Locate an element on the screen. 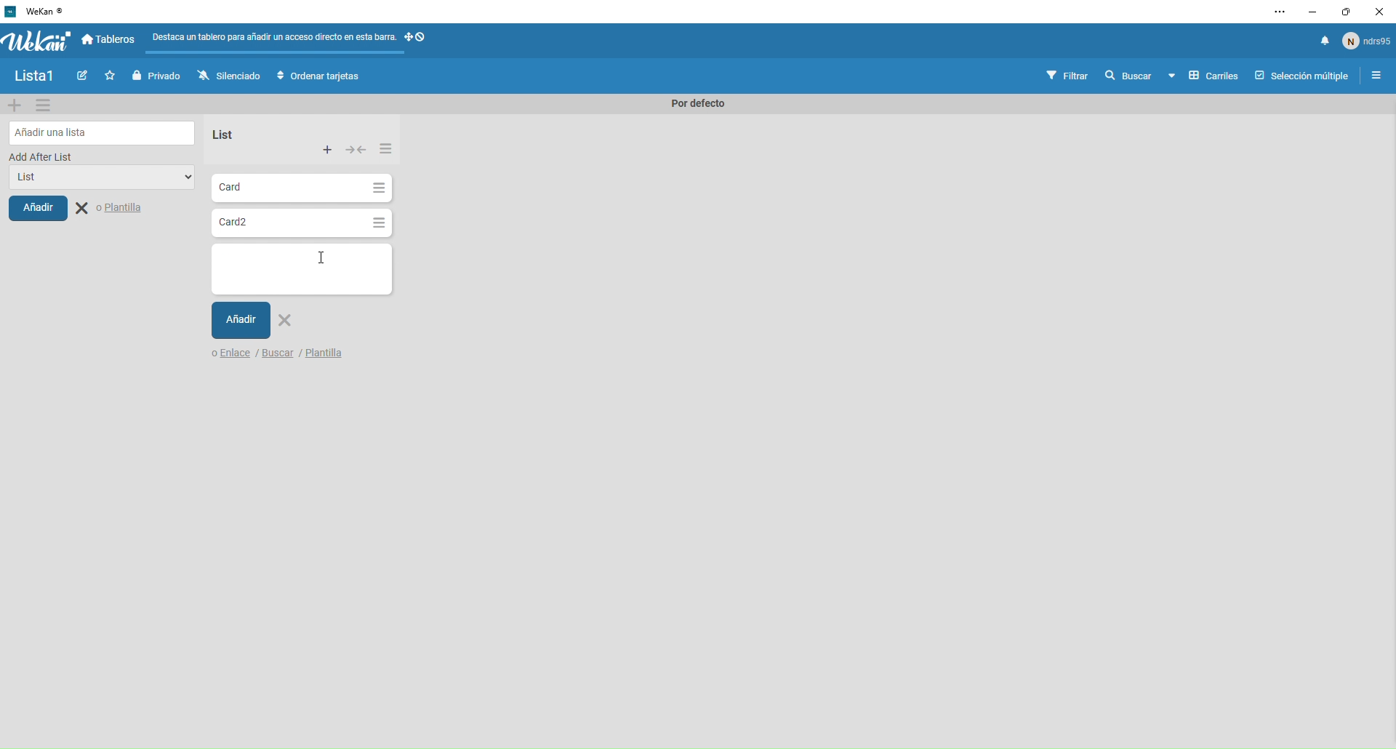 The height and width of the screenshot is (749, 1396). Menu is located at coordinates (1378, 77).